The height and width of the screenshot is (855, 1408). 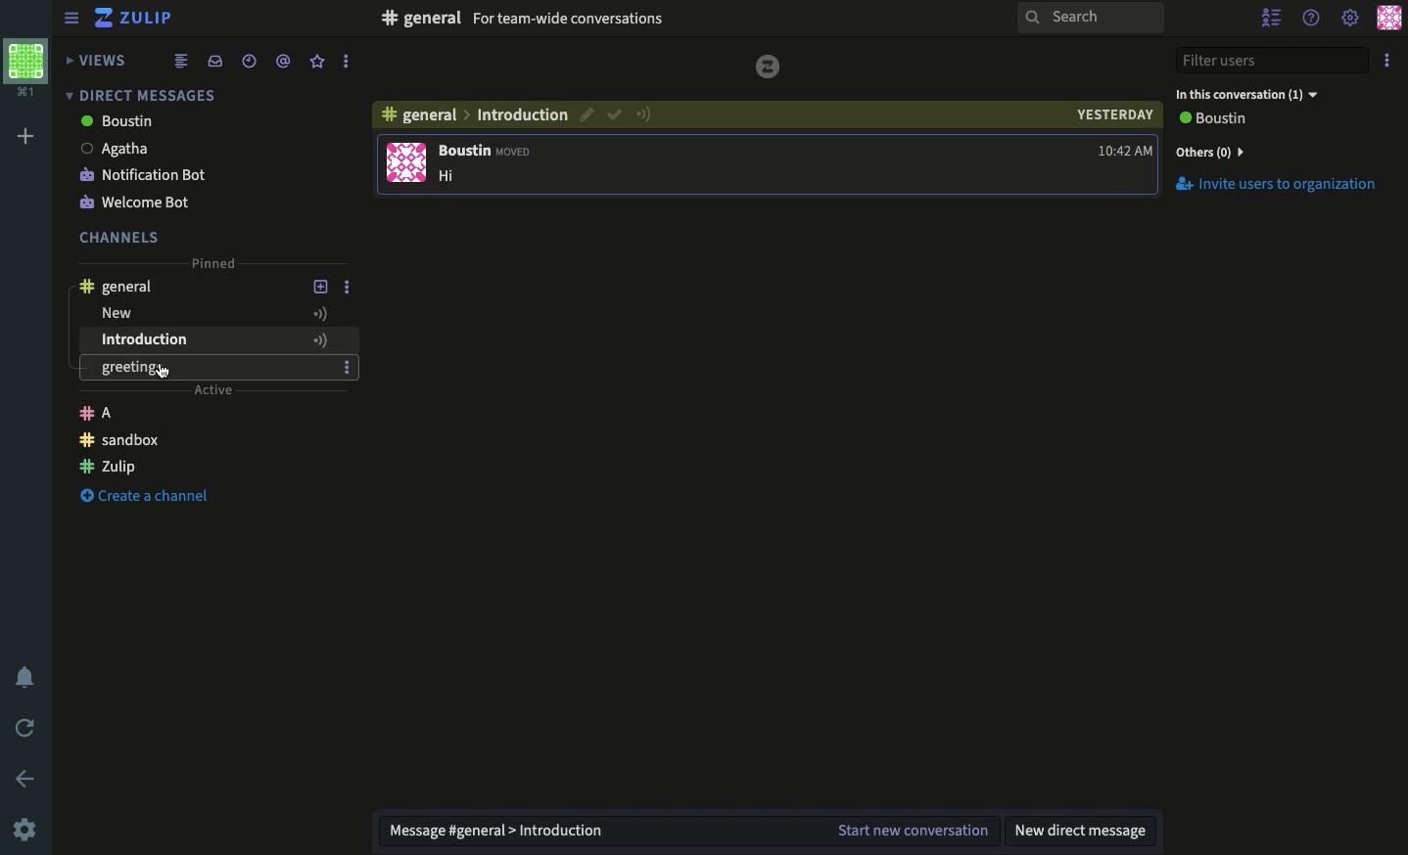 I want to click on new, so click(x=455, y=176).